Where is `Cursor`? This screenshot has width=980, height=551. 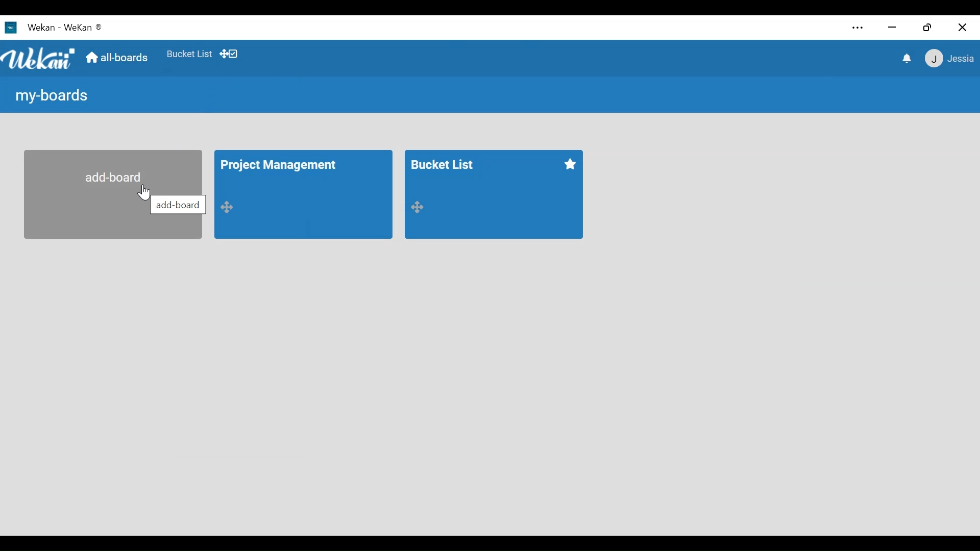 Cursor is located at coordinates (145, 193).